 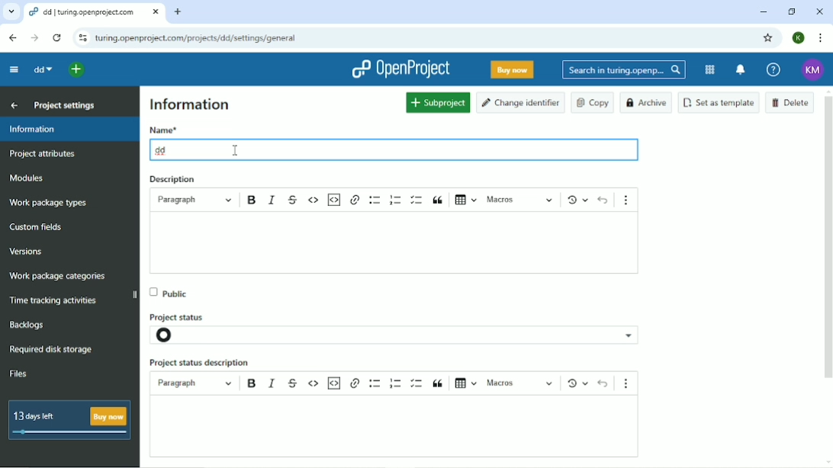 What do you see at coordinates (26, 252) in the screenshot?
I see `Versions` at bounding box center [26, 252].